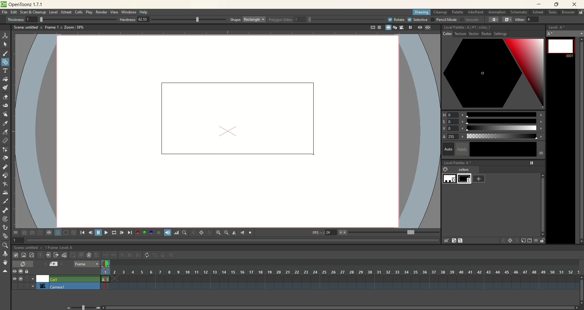 The width and height of the screenshot is (584, 310). Describe the element at coordinates (234, 233) in the screenshot. I see `flip horizontally` at that location.